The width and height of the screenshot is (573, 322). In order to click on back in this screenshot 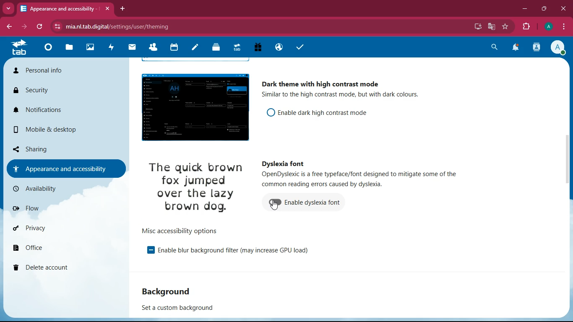, I will do `click(9, 27)`.